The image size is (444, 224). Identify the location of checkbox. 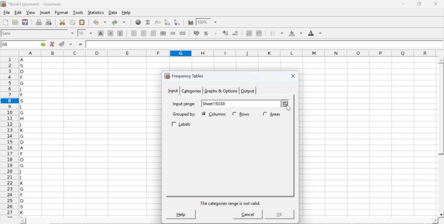
(265, 113).